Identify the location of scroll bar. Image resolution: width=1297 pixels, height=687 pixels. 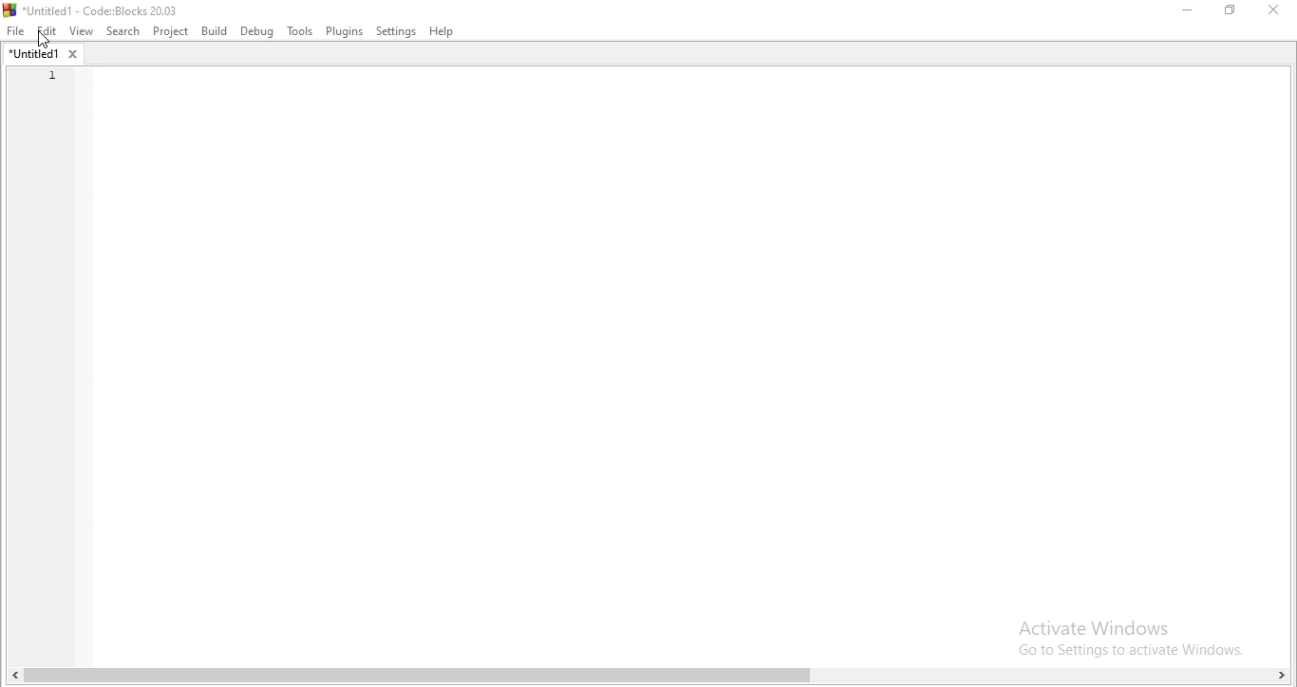
(648, 676).